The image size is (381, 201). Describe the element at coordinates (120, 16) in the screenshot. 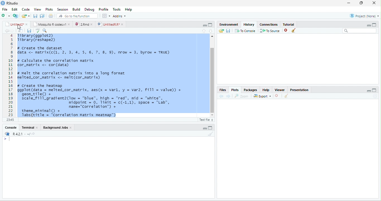

I see `addins` at that location.